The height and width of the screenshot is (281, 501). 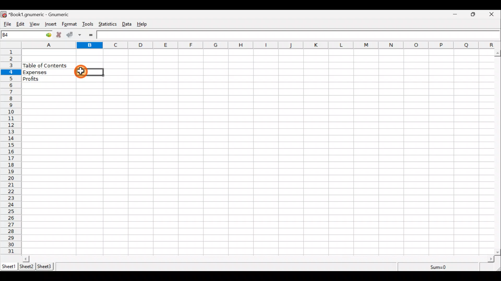 What do you see at coordinates (259, 259) in the screenshot?
I see `Scroll bar` at bounding box center [259, 259].